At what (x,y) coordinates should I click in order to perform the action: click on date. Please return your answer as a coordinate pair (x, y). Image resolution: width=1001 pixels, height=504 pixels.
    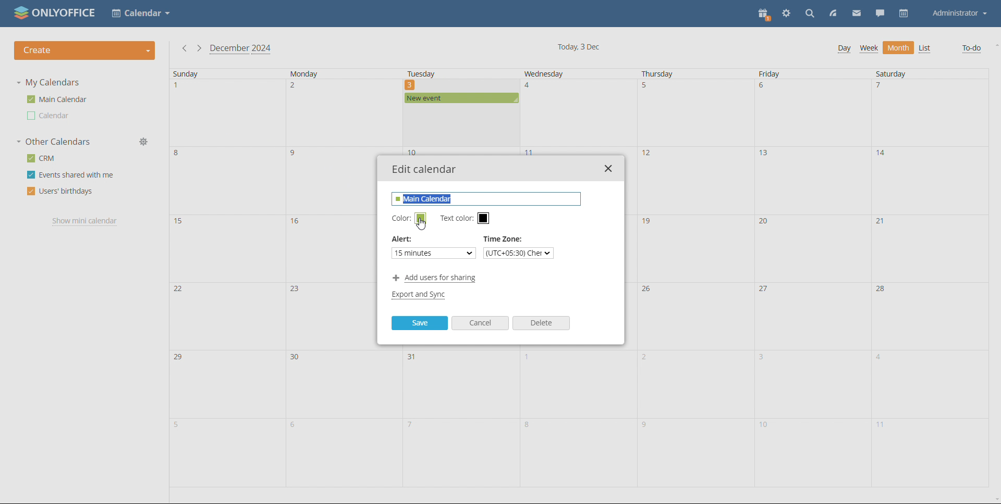
    Looking at the image, I should click on (693, 181).